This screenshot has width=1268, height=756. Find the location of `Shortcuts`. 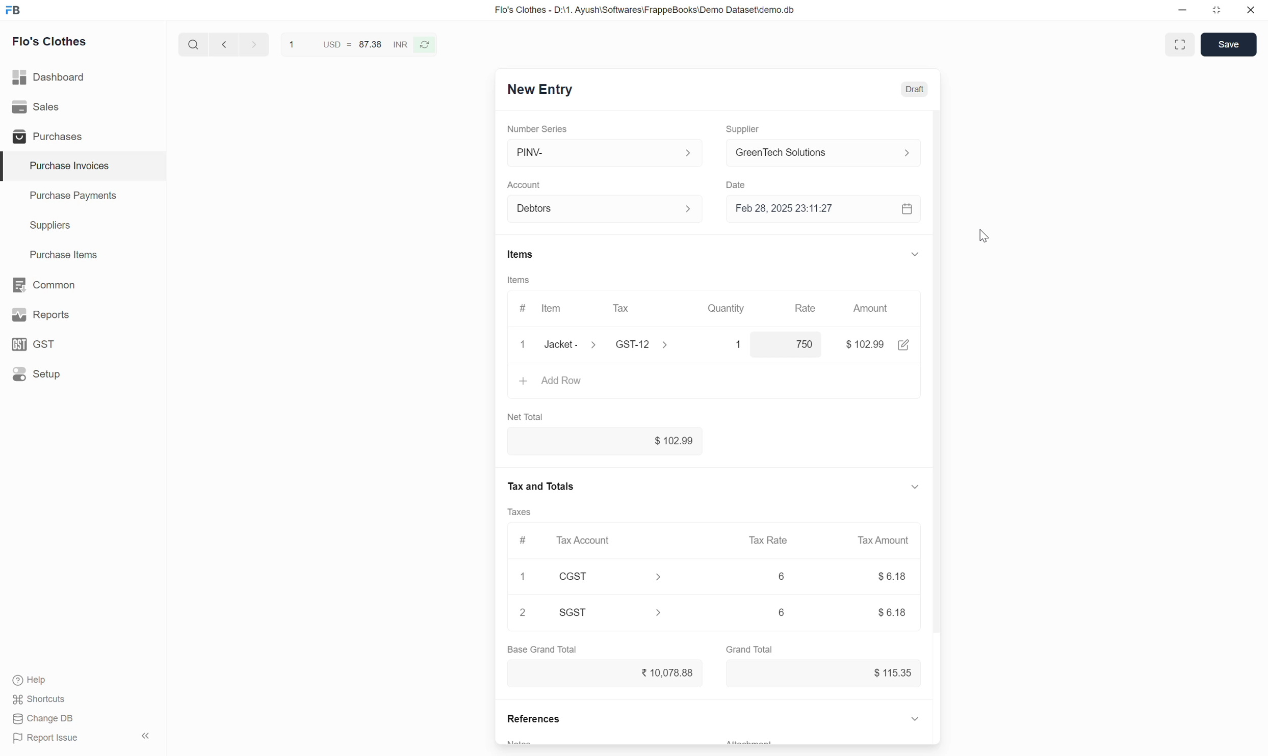

Shortcuts is located at coordinates (40, 699).